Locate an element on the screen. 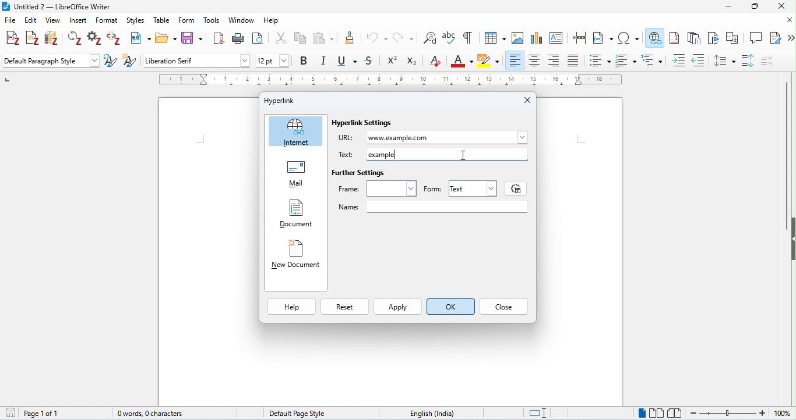  URL: is located at coordinates (347, 136).